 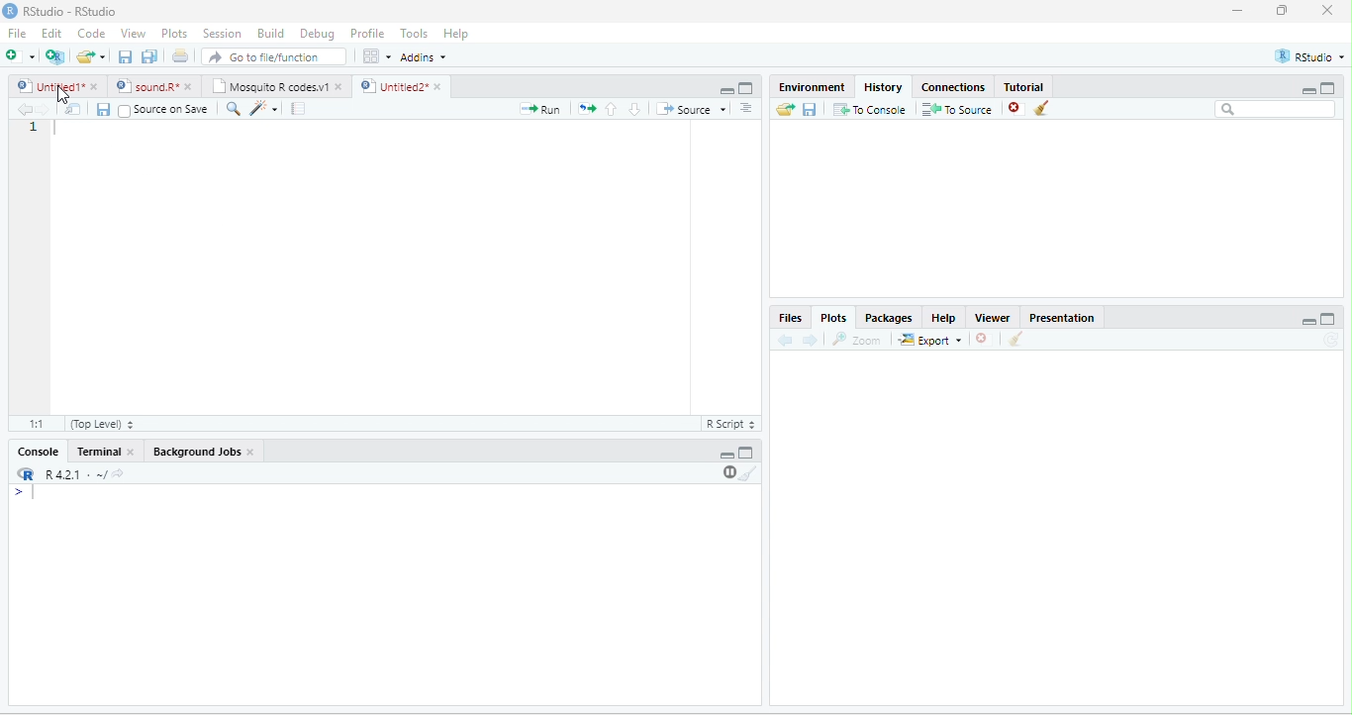 I want to click on Profile, so click(x=369, y=34).